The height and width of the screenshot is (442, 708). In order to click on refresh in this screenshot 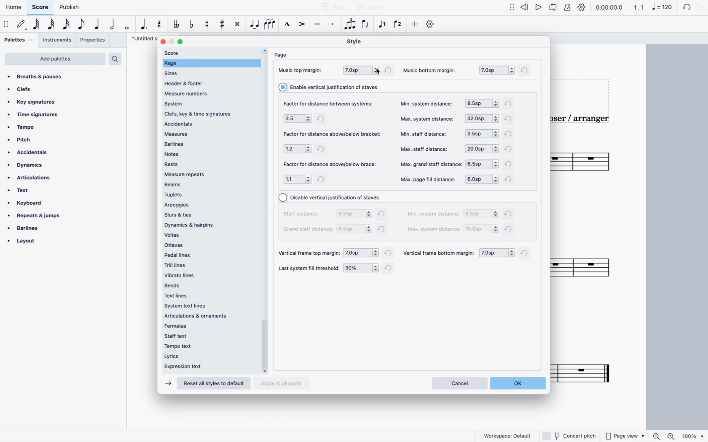, I will do `click(390, 70)`.